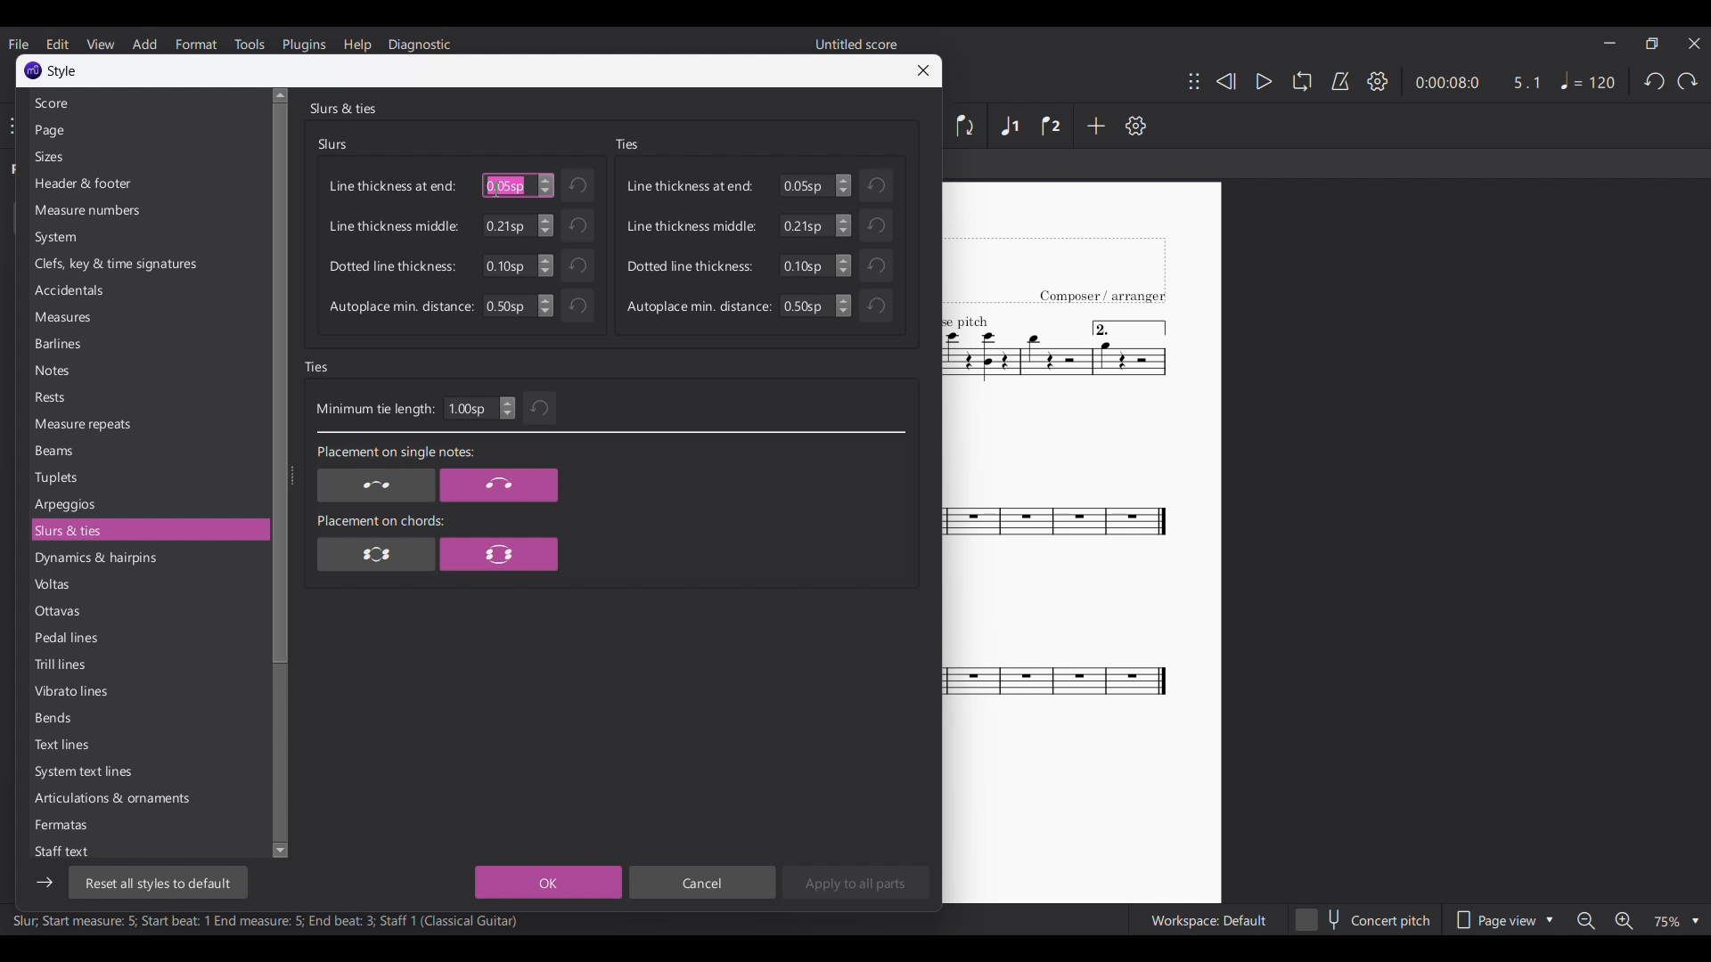  I want to click on Tools menu, so click(249, 44).